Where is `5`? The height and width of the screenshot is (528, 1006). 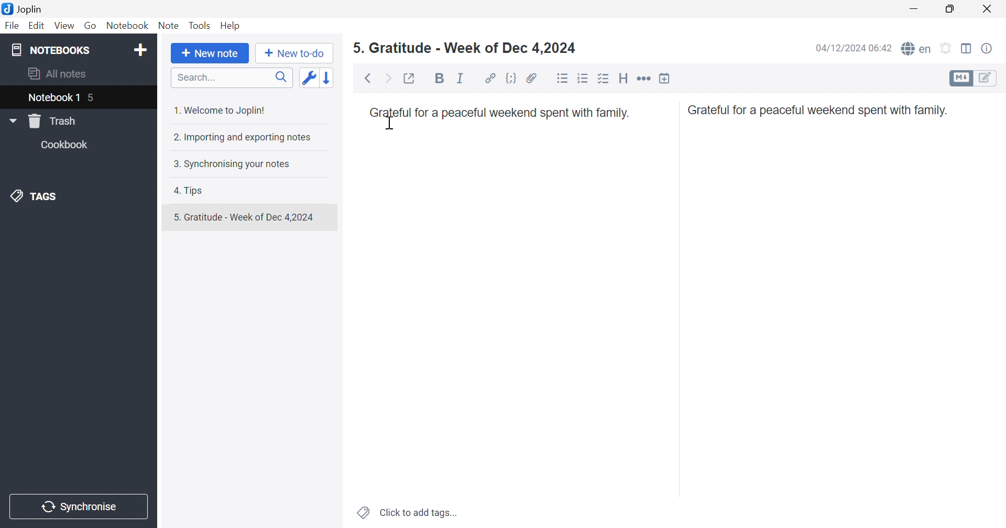
5 is located at coordinates (93, 96).